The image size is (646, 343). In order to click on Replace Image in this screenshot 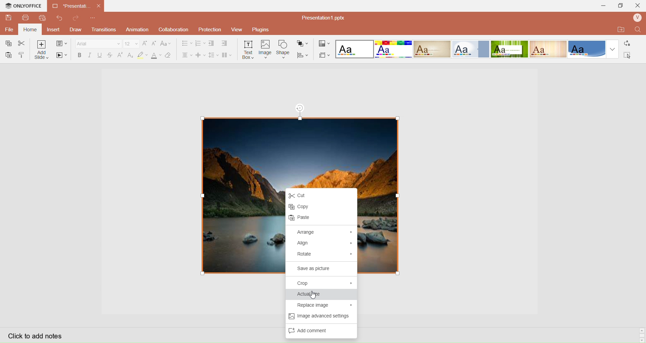, I will do `click(324, 305)`.